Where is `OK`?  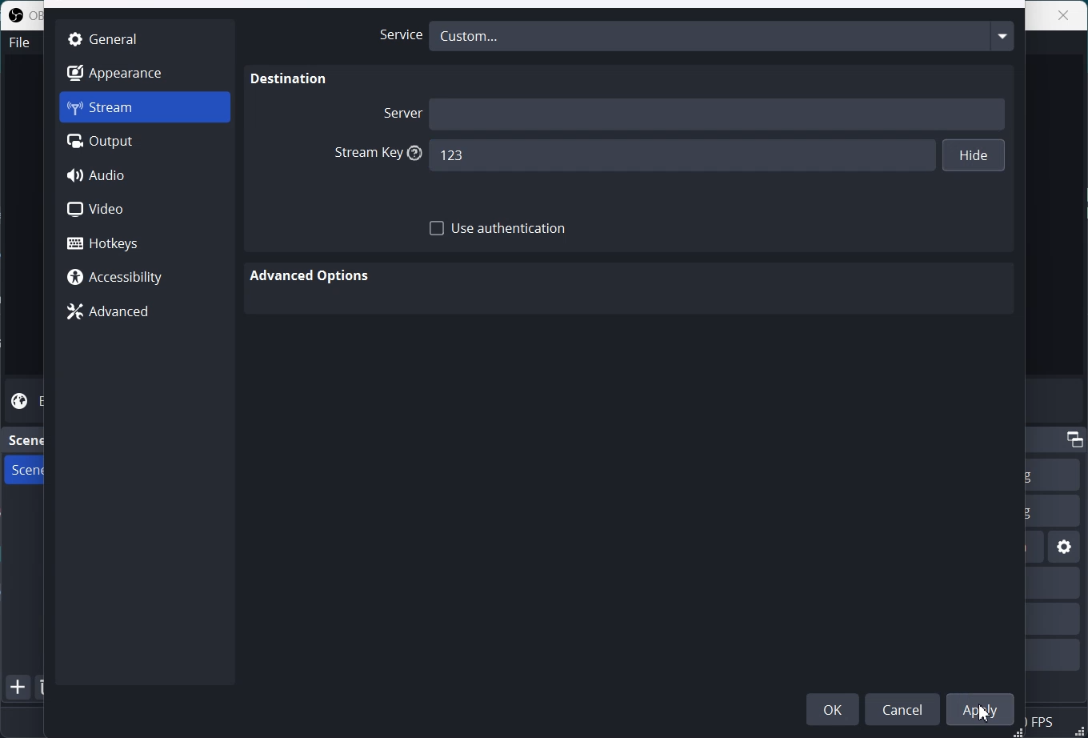
OK is located at coordinates (833, 708).